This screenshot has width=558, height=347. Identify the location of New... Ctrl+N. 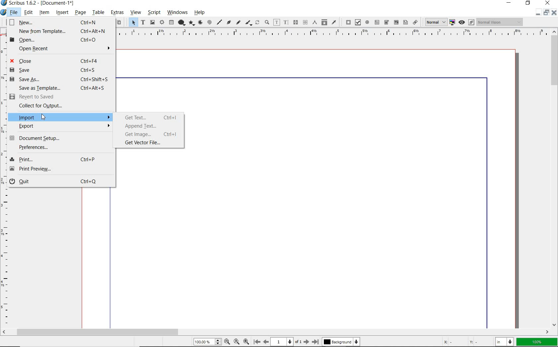
(61, 22).